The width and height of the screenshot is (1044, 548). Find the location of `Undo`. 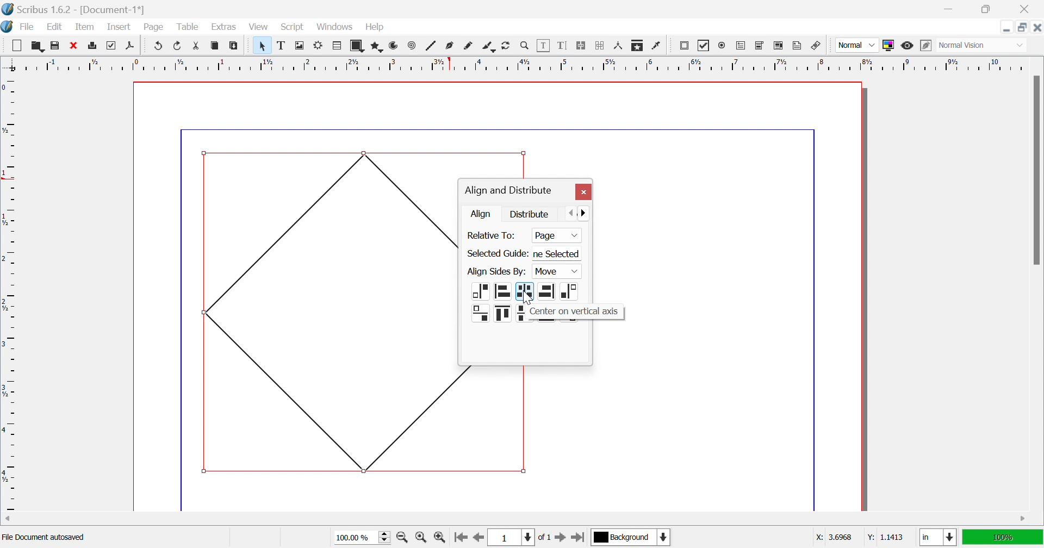

Undo is located at coordinates (159, 46).